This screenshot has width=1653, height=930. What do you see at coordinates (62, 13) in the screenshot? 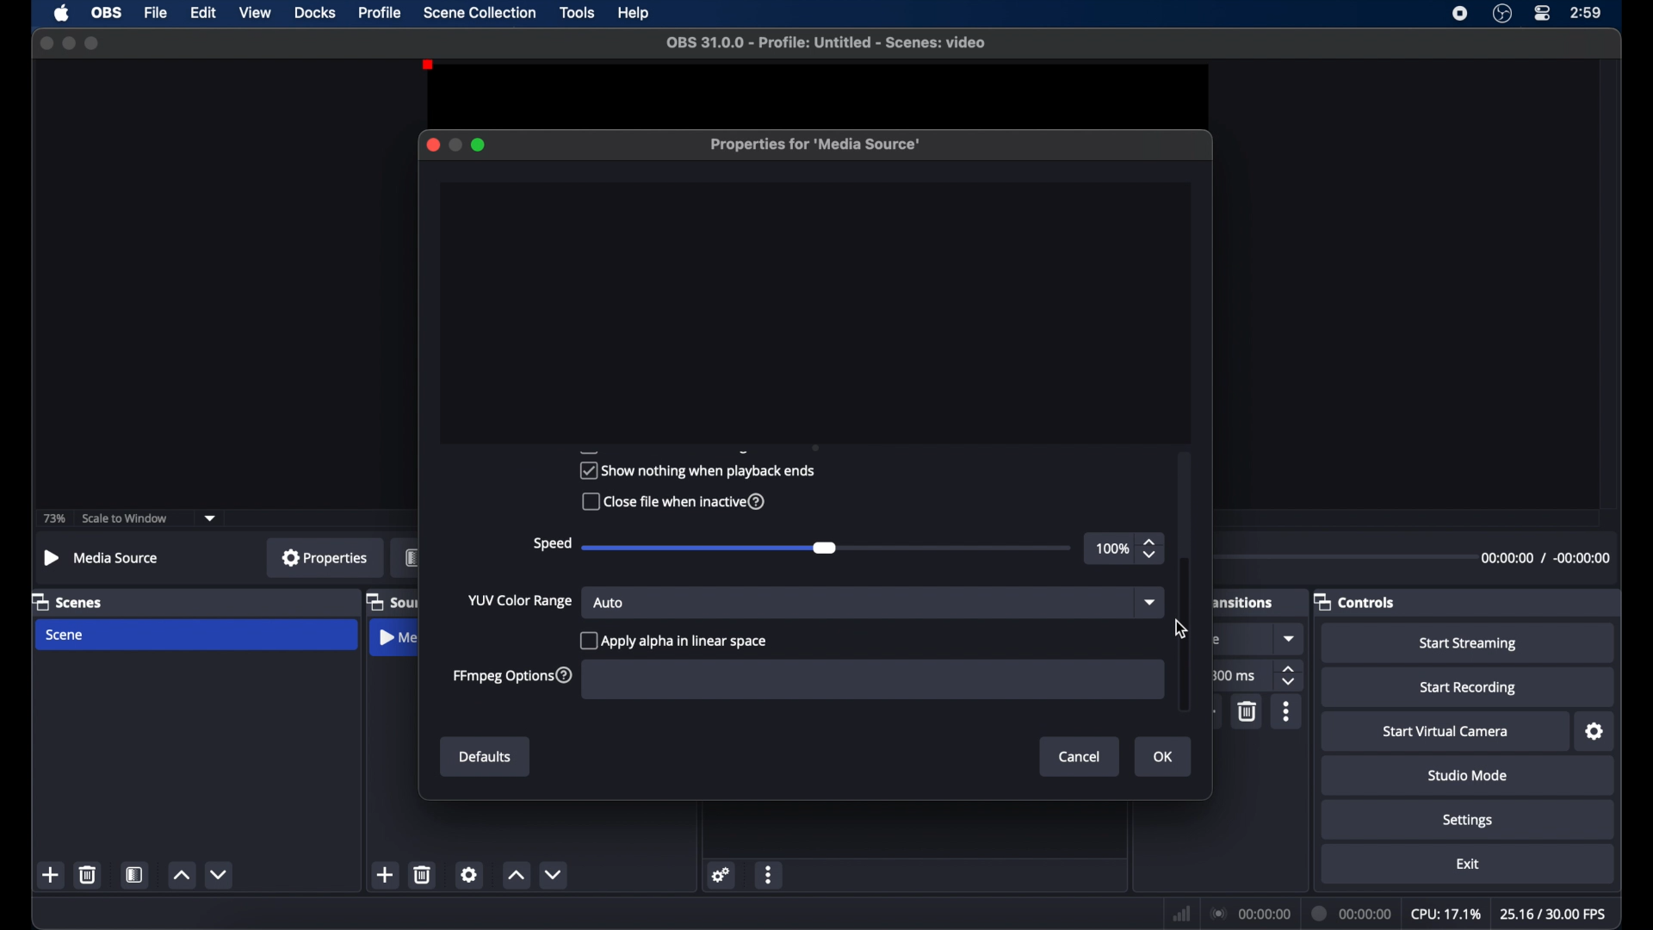
I see `apple icon` at bounding box center [62, 13].